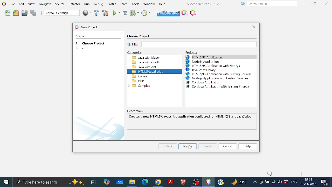 This screenshot has width=332, height=187. I want to click on volume, so click(279, 182).